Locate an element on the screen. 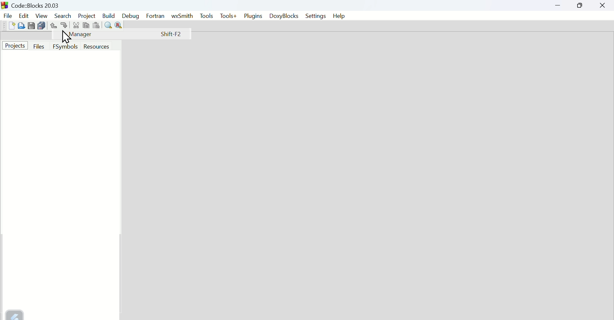 The image size is (614, 320). Build is located at coordinates (108, 16).